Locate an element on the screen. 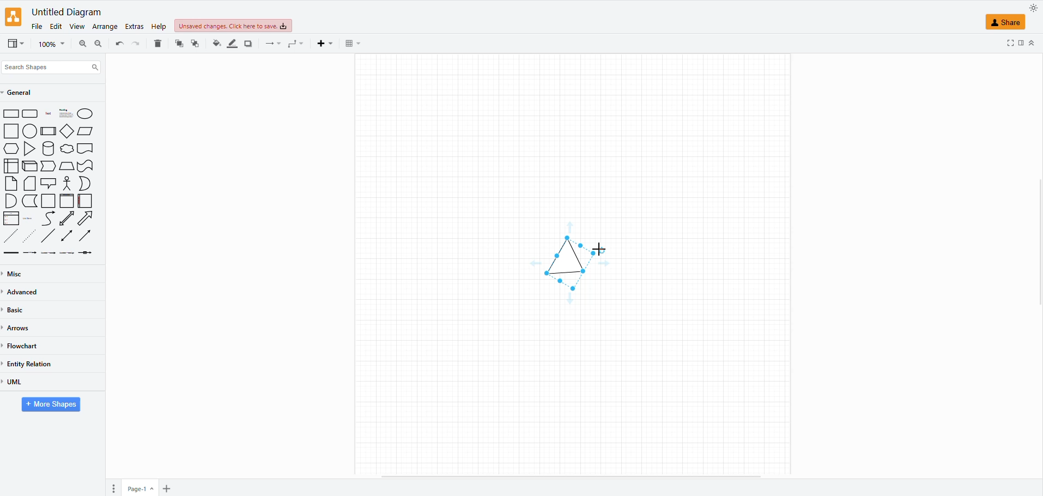 The image size is (1043, 496). magnifier is located at coordinates (46, 46).